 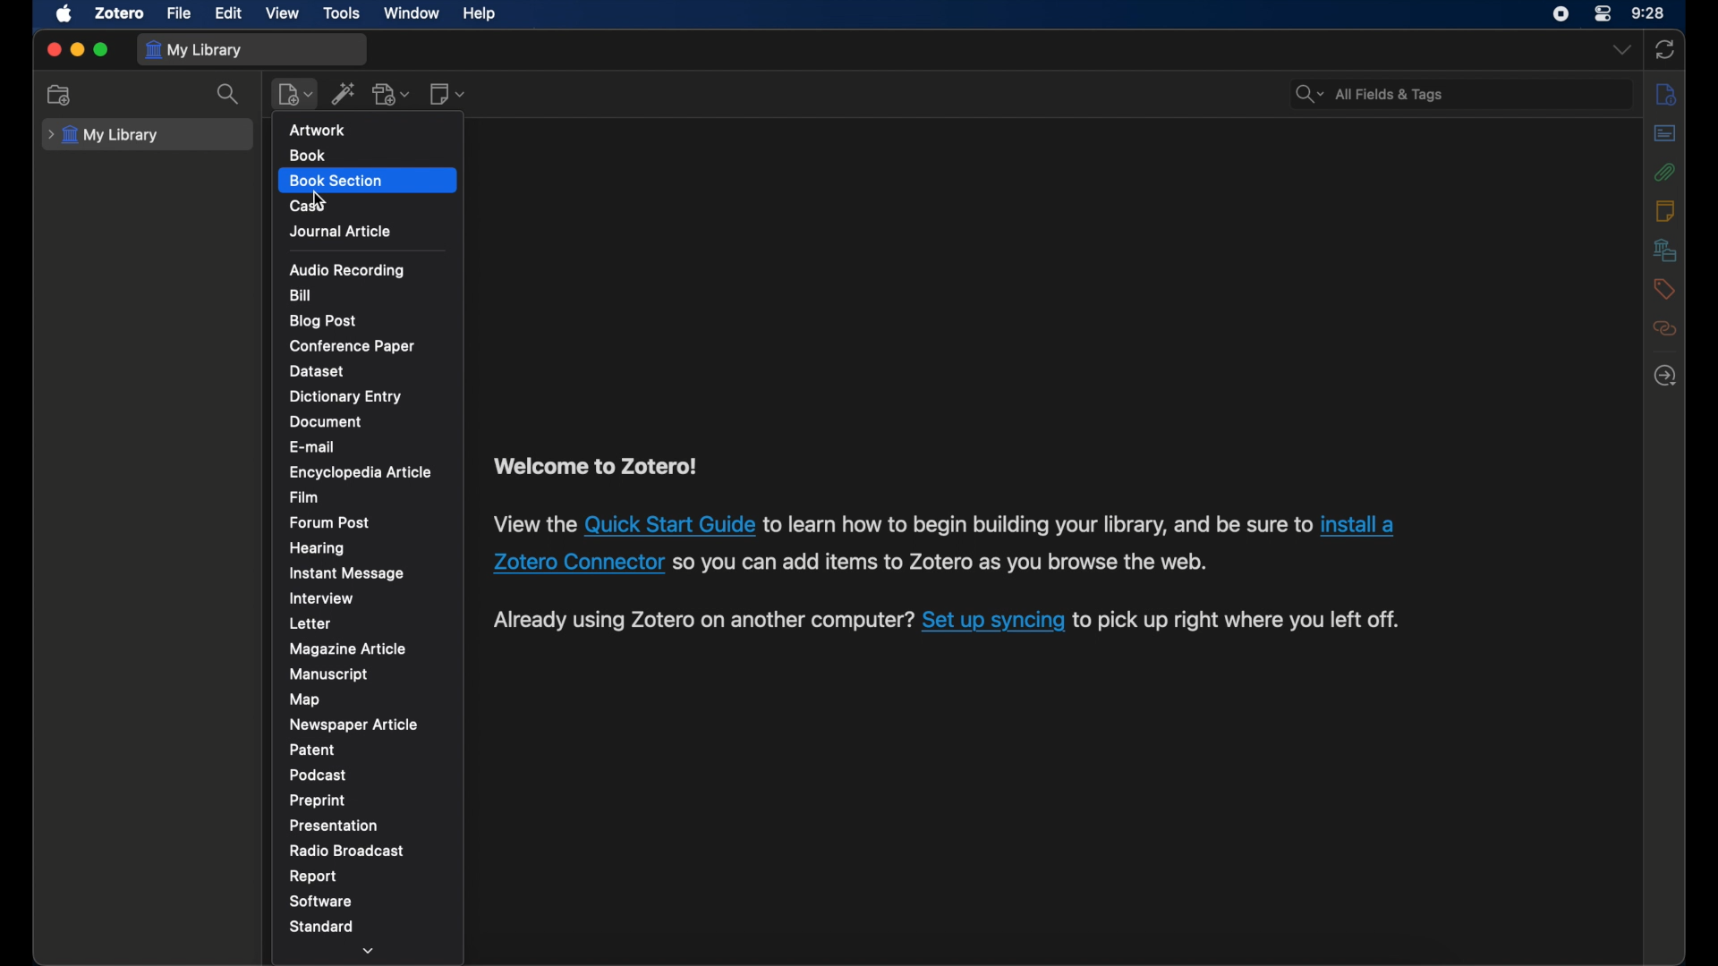 What do you see at coordinates (58, 94) in the screenshot?
I see `new collection` at bounding box center [58, 94].